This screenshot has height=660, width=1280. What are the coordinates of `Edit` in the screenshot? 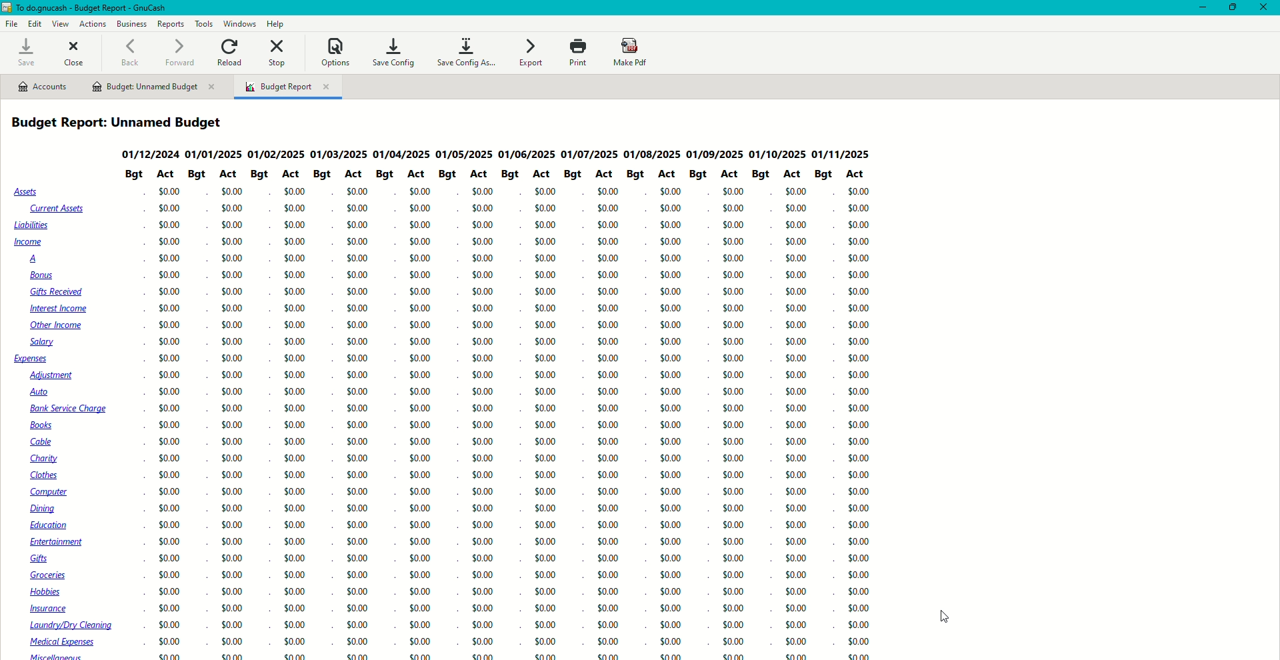 It's located at (35, 24).